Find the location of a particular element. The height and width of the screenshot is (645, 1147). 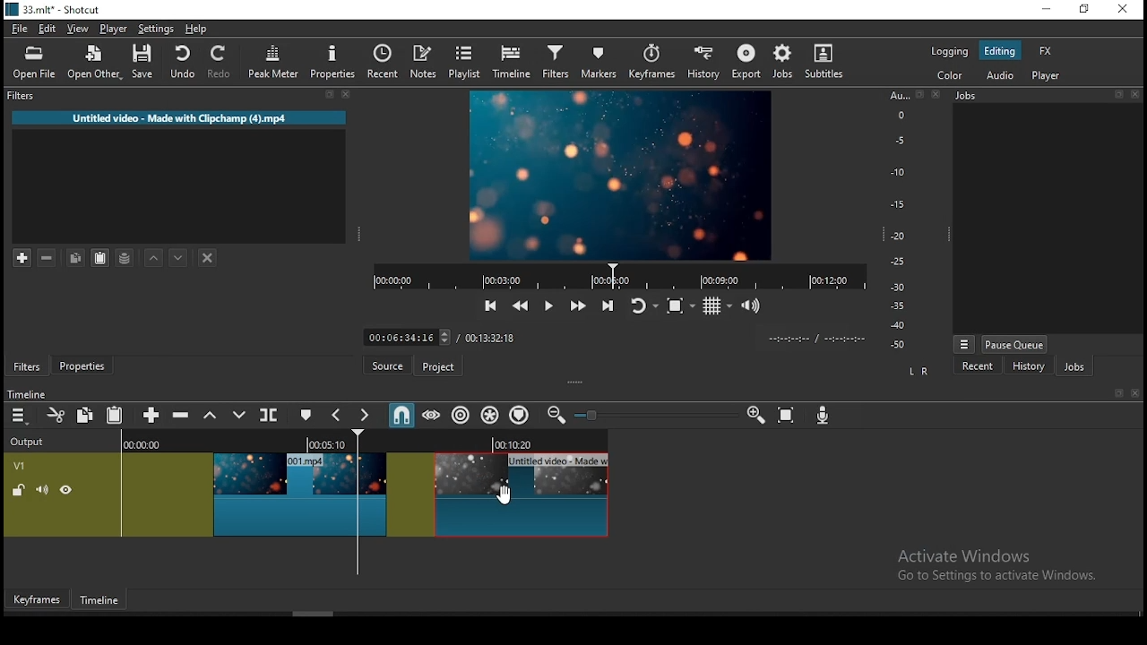

audio bar is located at coordinates (898, 220).